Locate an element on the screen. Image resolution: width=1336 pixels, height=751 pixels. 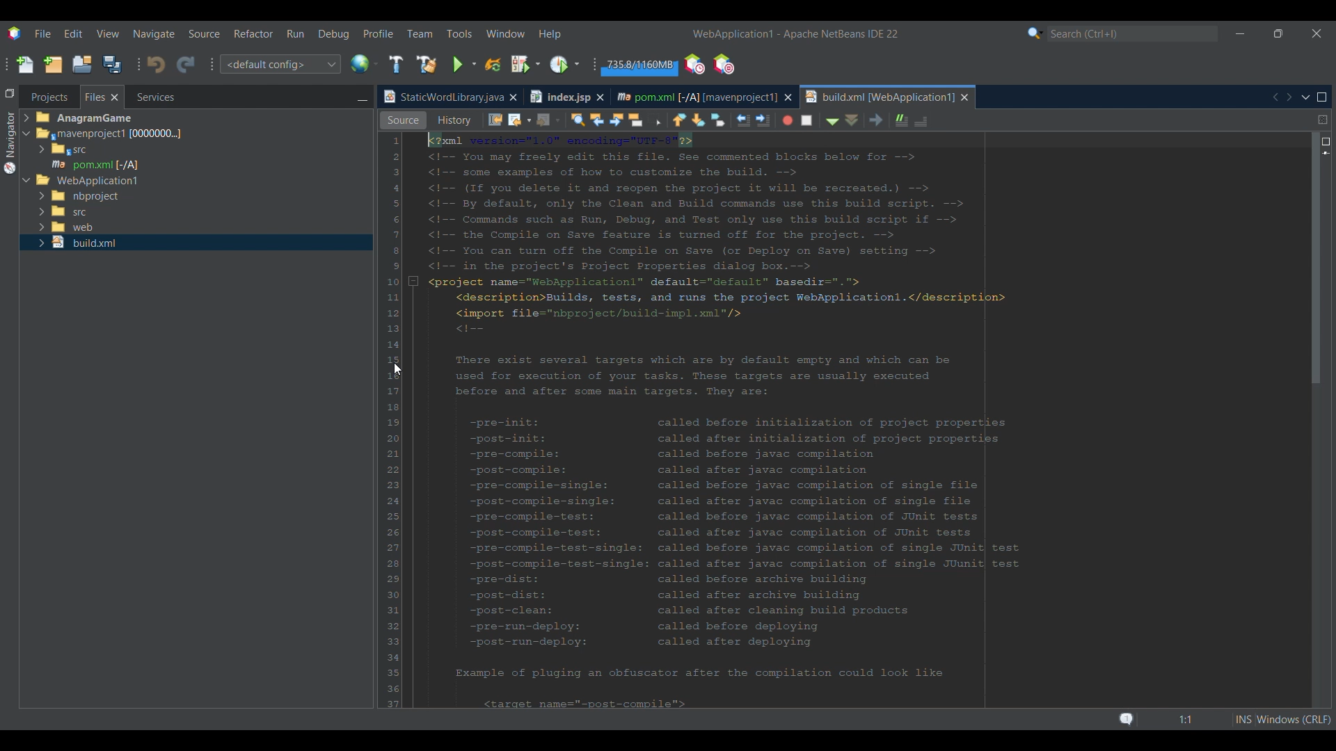
Cursor right clicking  is located at coordinates (400, 212).